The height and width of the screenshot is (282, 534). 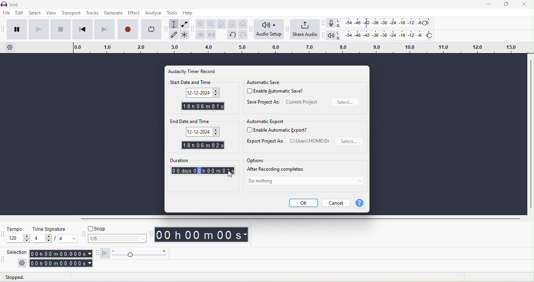 What do you see at coordinates (337, 203) in the screenshot?
I see `cancel` at bounding box center [337, 203].